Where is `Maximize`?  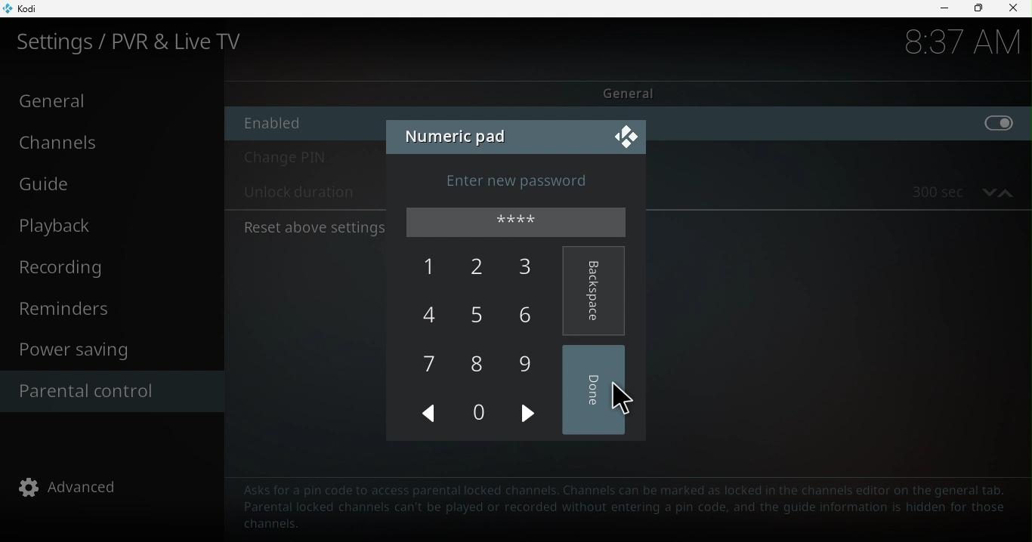
Maximize is located at coordinates (978, 8).